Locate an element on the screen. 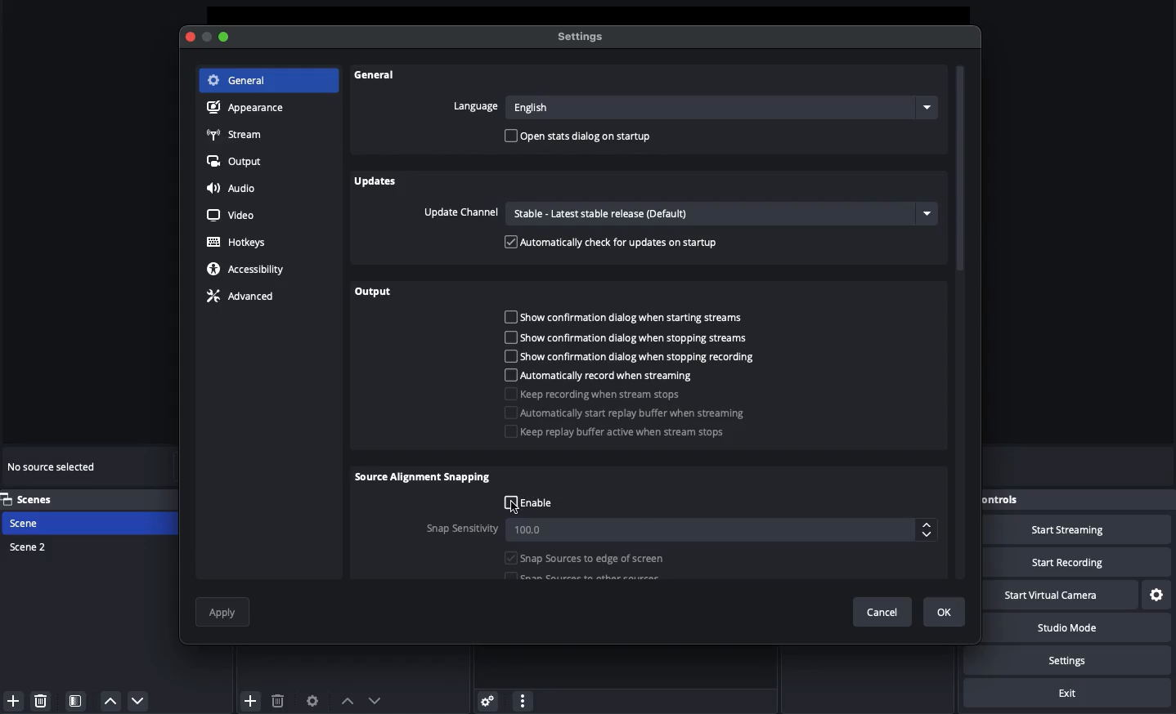  General is located at coordinates (240, 80).